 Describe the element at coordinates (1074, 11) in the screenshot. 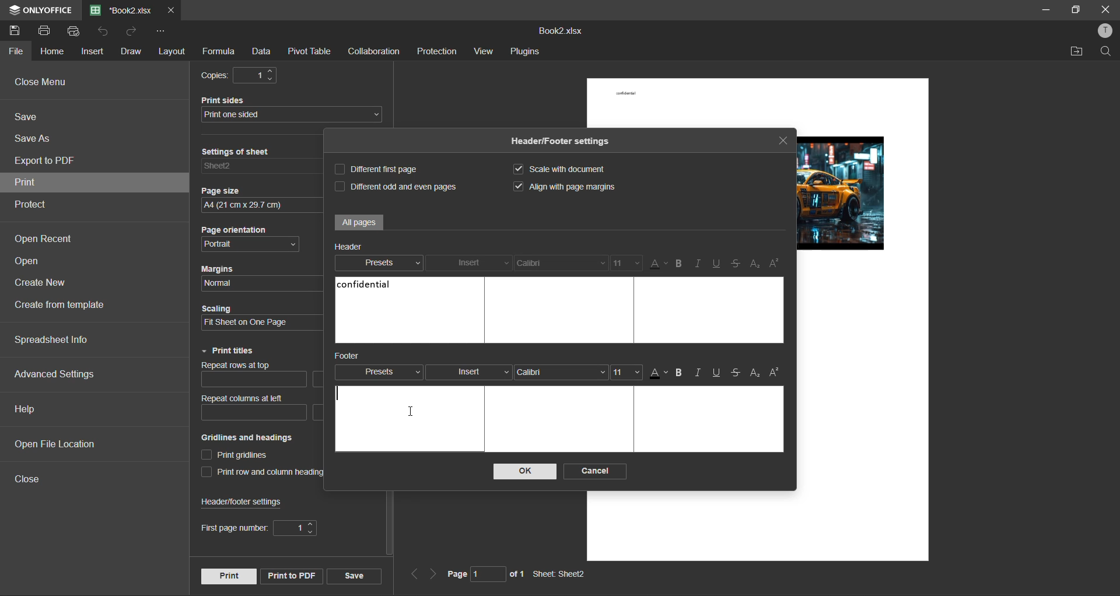

I see `maximize` at that location.